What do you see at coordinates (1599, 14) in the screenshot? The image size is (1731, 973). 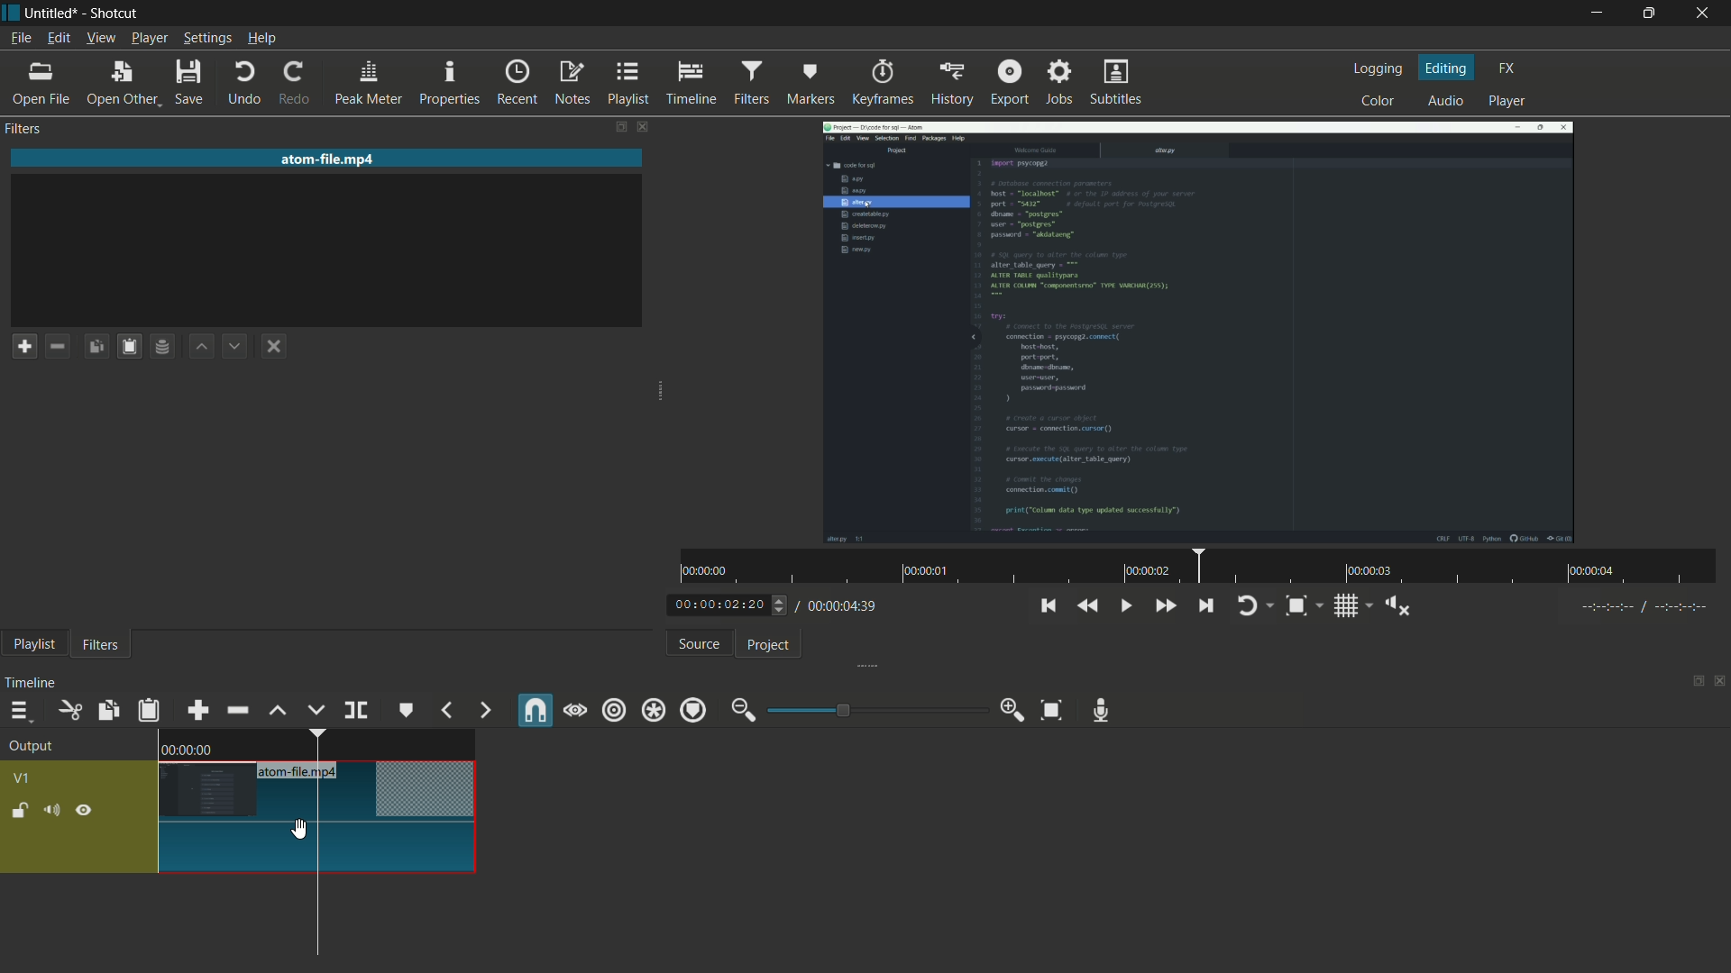 I see `minimize` at bounding box center [1599, 14].